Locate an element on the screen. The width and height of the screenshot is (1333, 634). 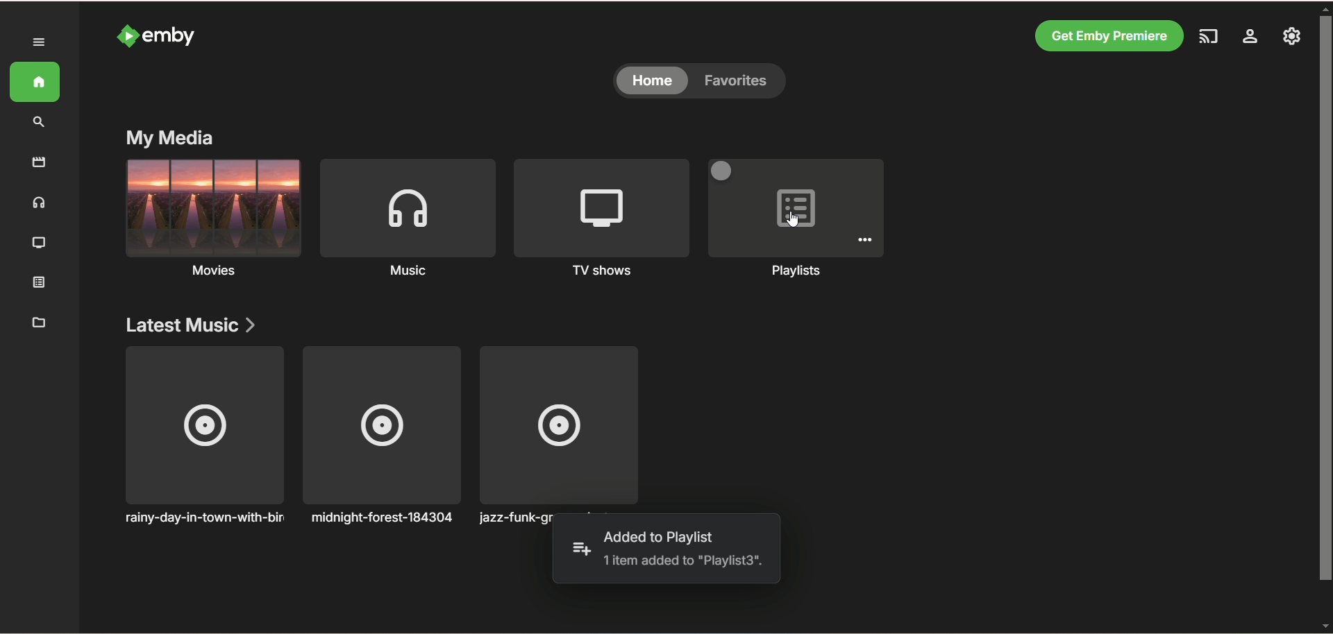
latest music is located at coordinates (190, 326).